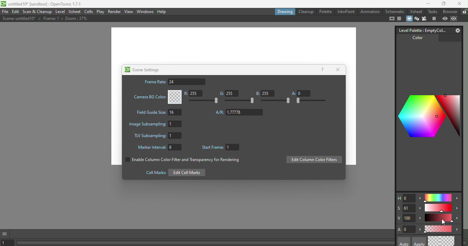  Describe the element at coordinates (206, 243) in the screenshot. I see `Horizontal scroll bar` at that location.